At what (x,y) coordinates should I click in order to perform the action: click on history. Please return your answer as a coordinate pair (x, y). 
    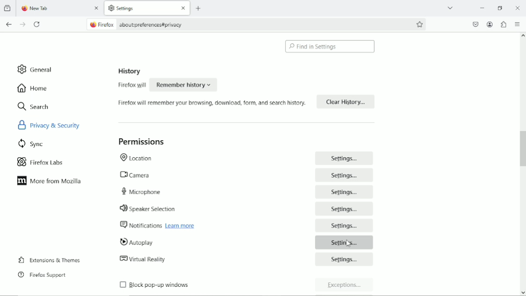
    Looking at the image, I should click on (129, 71).